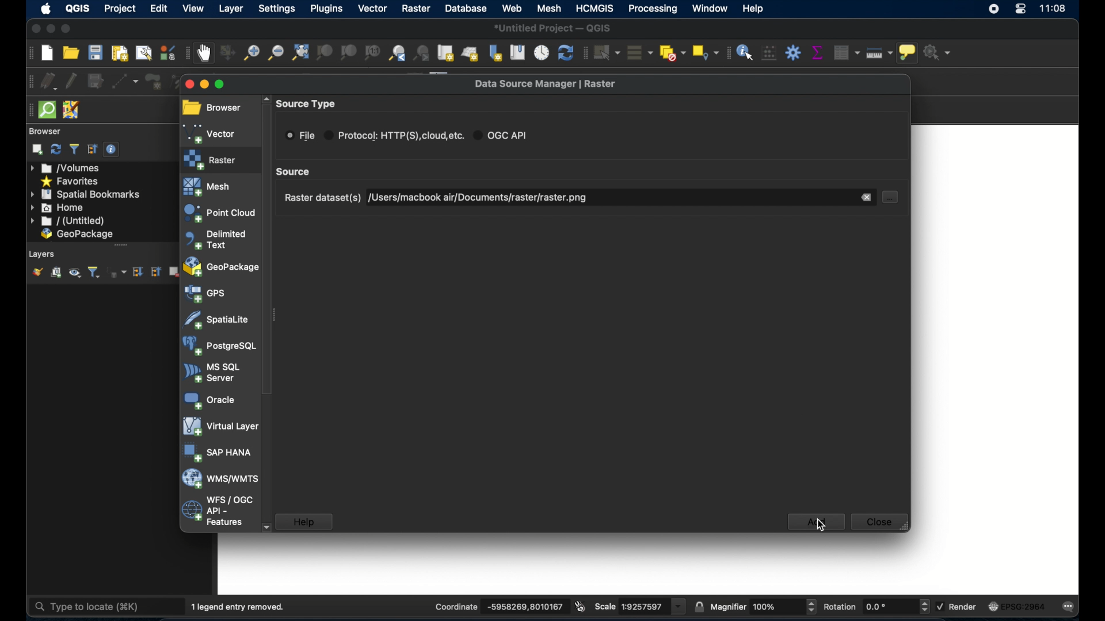 The width and height of the screenshot is (1105, 621). Describe the element at coordinates (66, 29) in the screenshot. I see `maximize` at that location.